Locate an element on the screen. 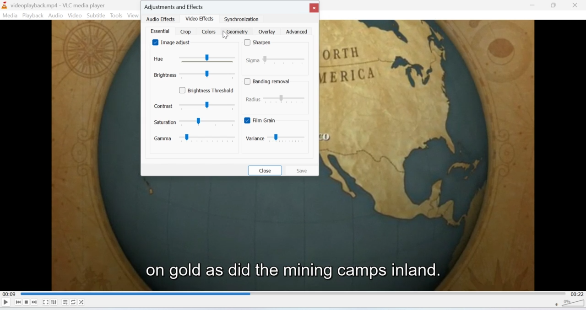 The width and height of the screenshot is (586, 310). Volume is located at coordinates (570, 305).